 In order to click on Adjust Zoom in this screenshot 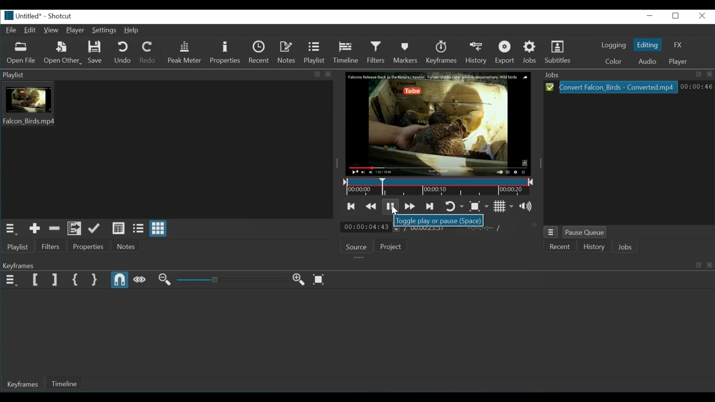, I will do `click(232, 280)`.